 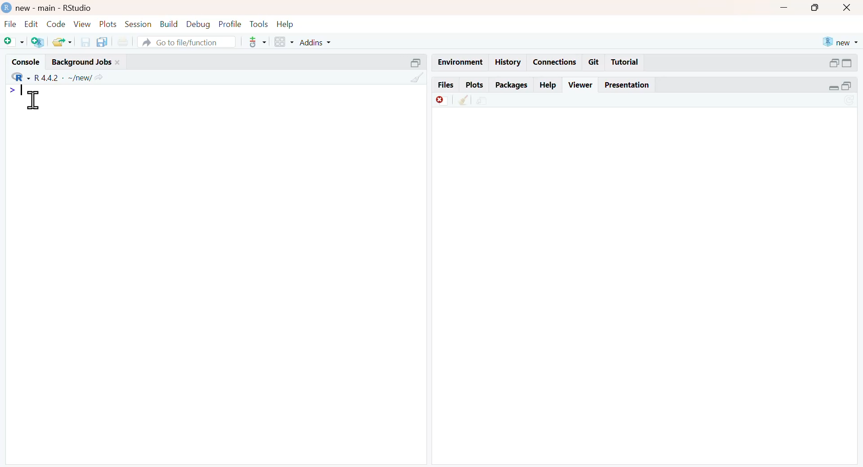 I want to click on Environment, so click(x=460, y=62).